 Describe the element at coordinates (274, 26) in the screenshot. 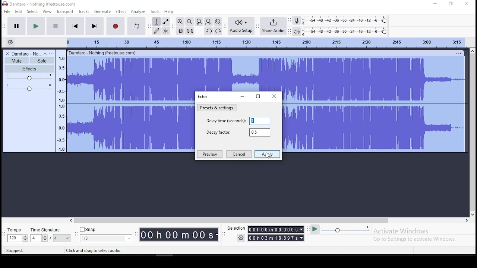

I see `share audio` at that location.